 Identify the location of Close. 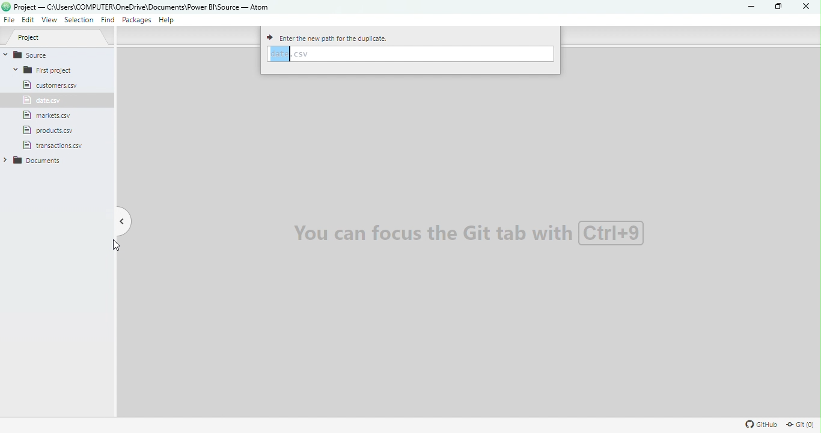
(803, 7).